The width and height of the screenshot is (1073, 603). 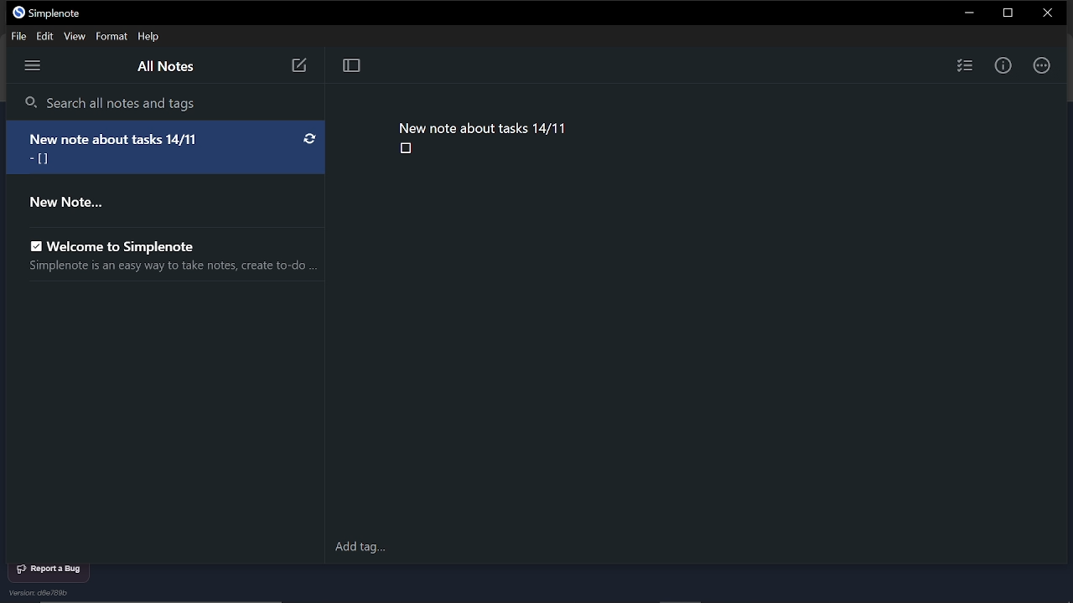 I want to click on Actions, so click(x=1041, y=64).